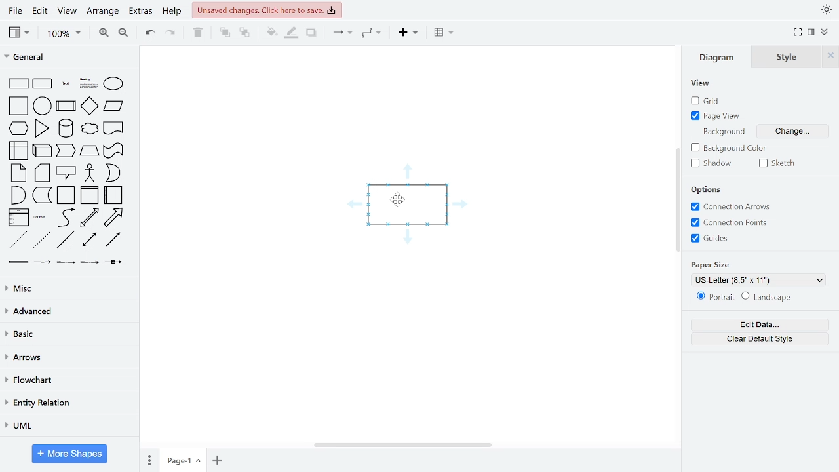 This screenshot has height=472, width=839. Describe the element at coordinates (777, 164) in the screenshot. I see `sketch` at that location.